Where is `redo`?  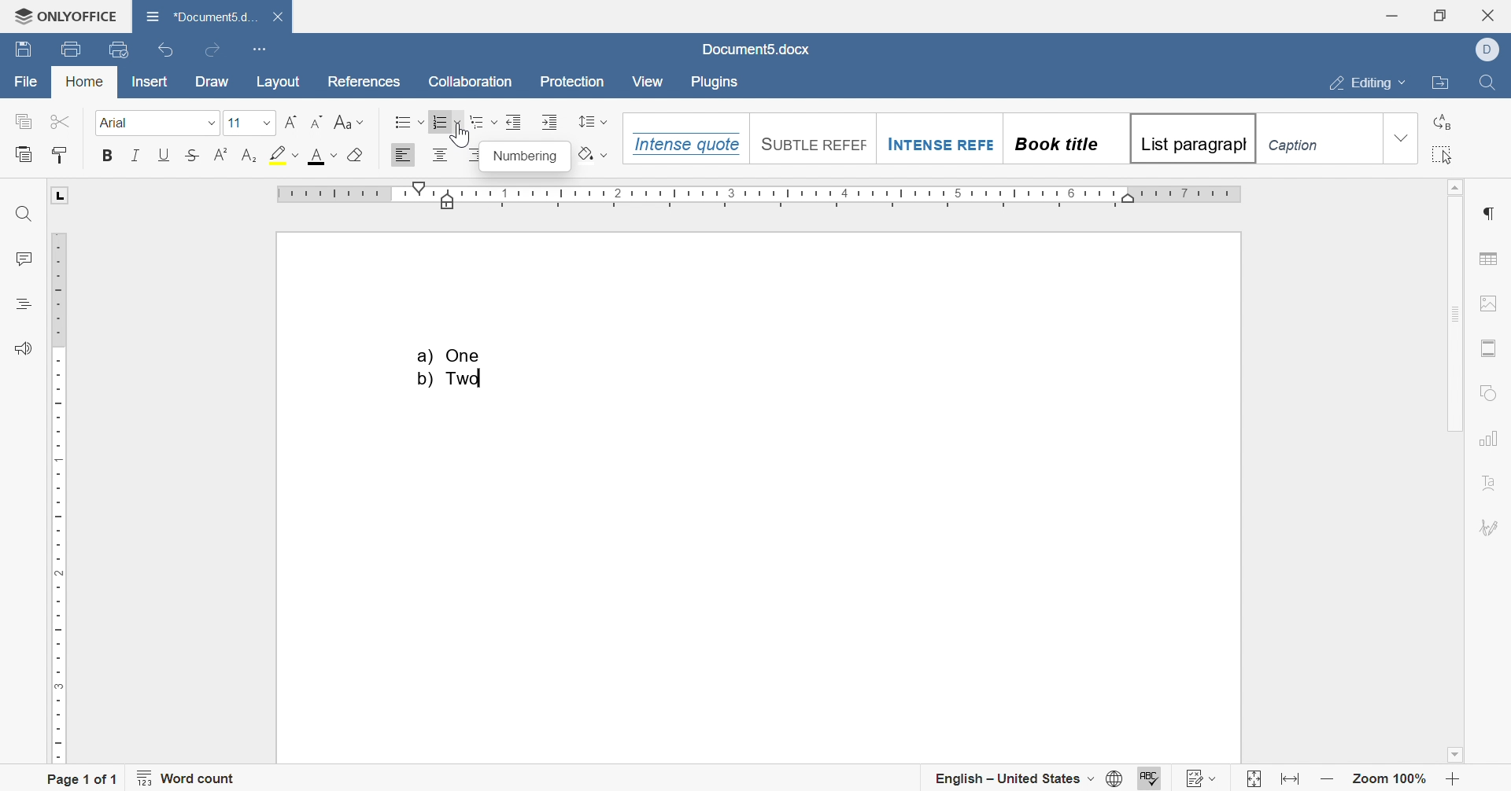 redo is located at coordinates (213, 50).